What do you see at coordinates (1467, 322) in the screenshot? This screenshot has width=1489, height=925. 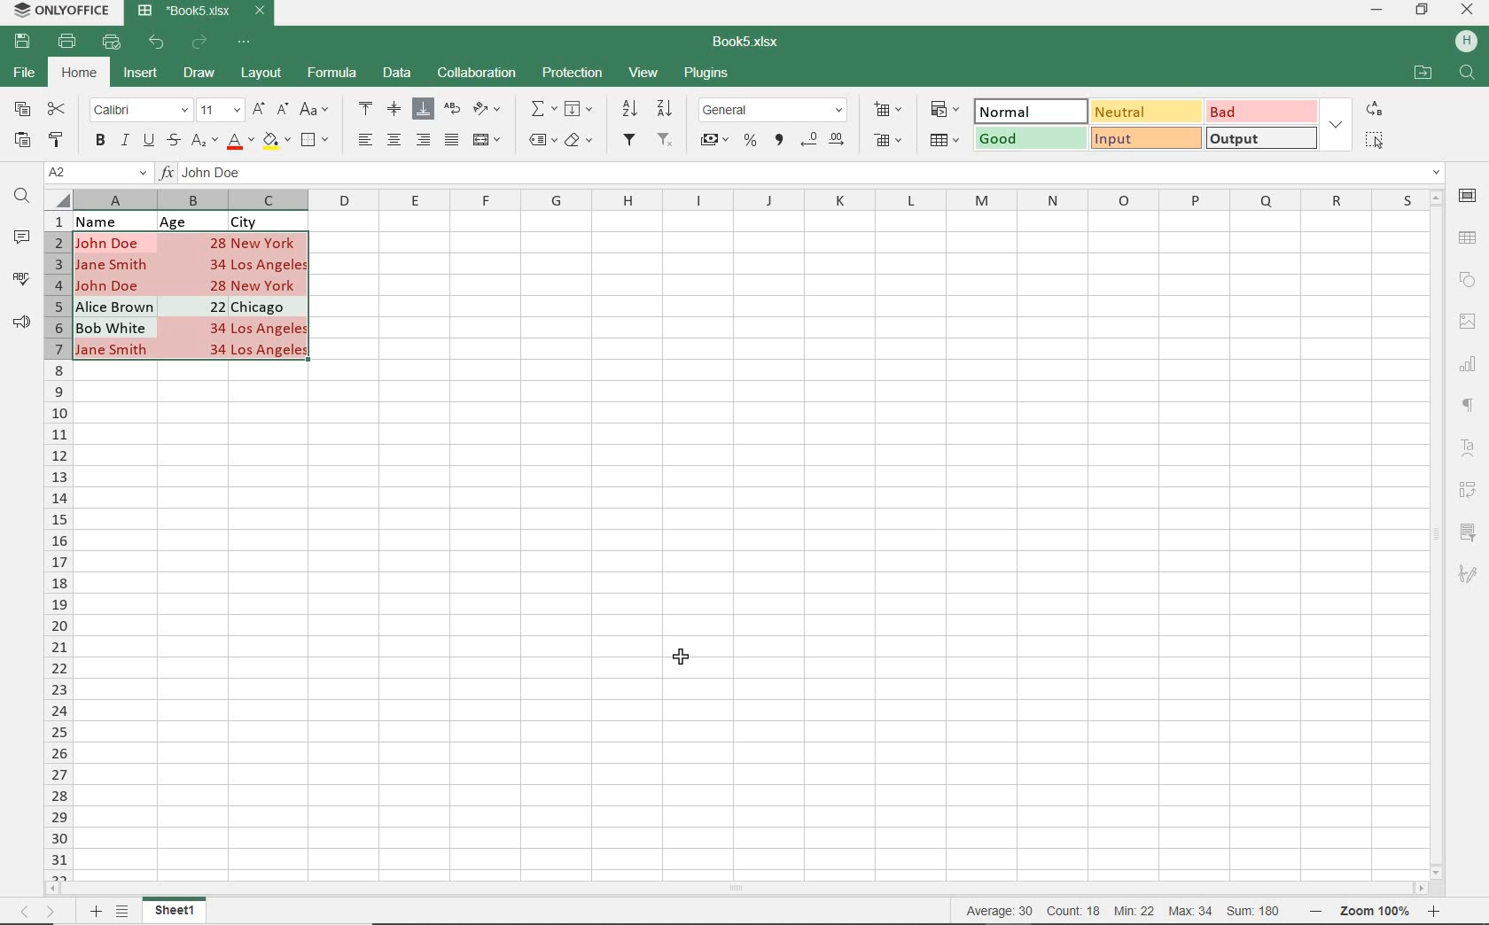 I see `IMAGE` at bounding box center [1467, 322].